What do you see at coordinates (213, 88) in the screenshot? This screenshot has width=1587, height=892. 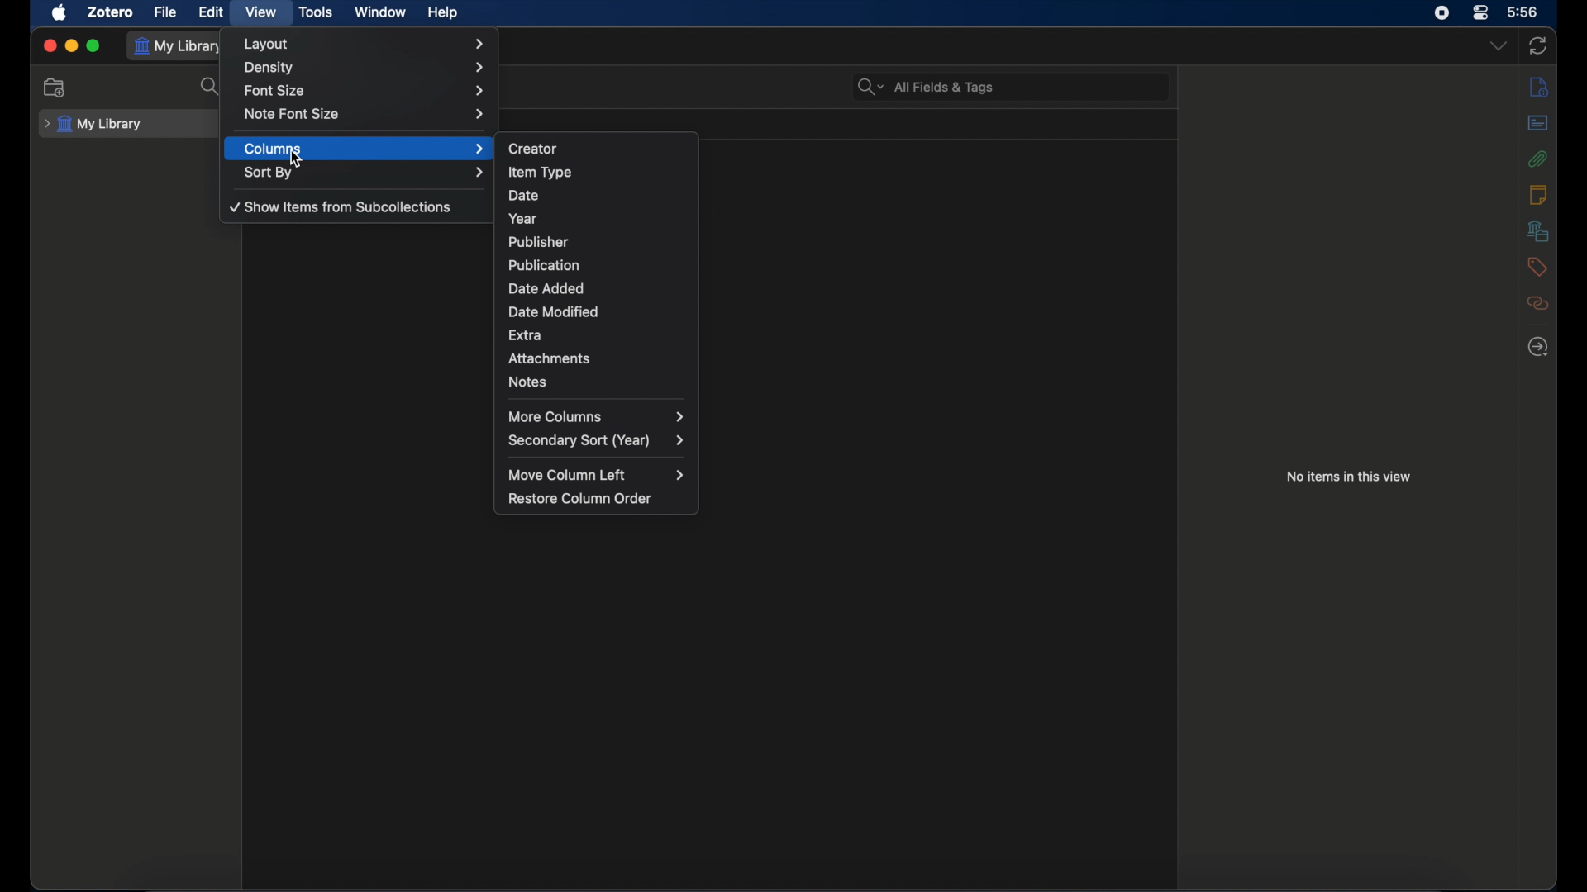 I see `search` at bounding box center [213, 88].